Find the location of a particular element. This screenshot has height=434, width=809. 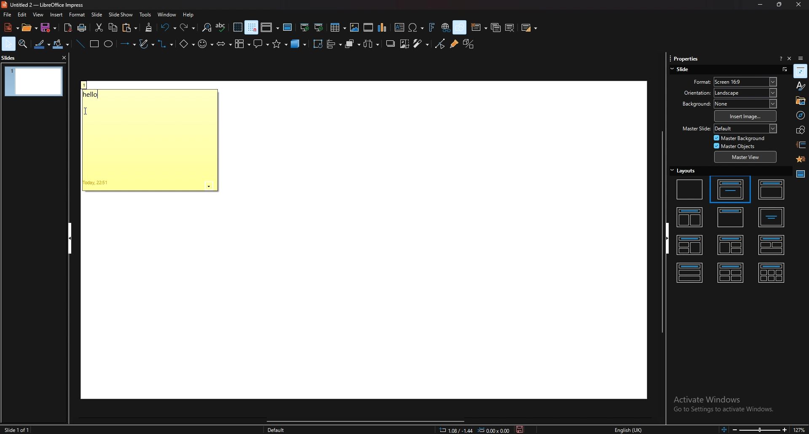

background none is located at coordinates (745, 103).